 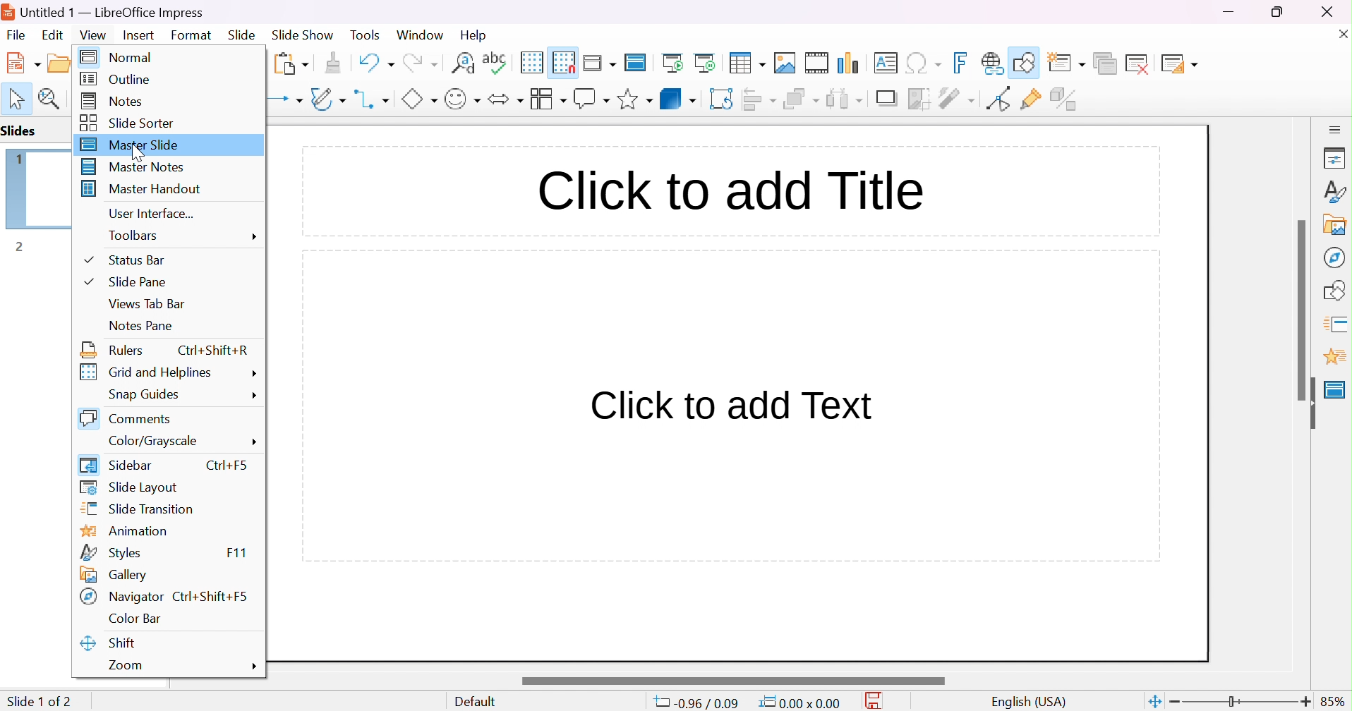 I want to click on zoom in/out, so click(x=1241, y=702).